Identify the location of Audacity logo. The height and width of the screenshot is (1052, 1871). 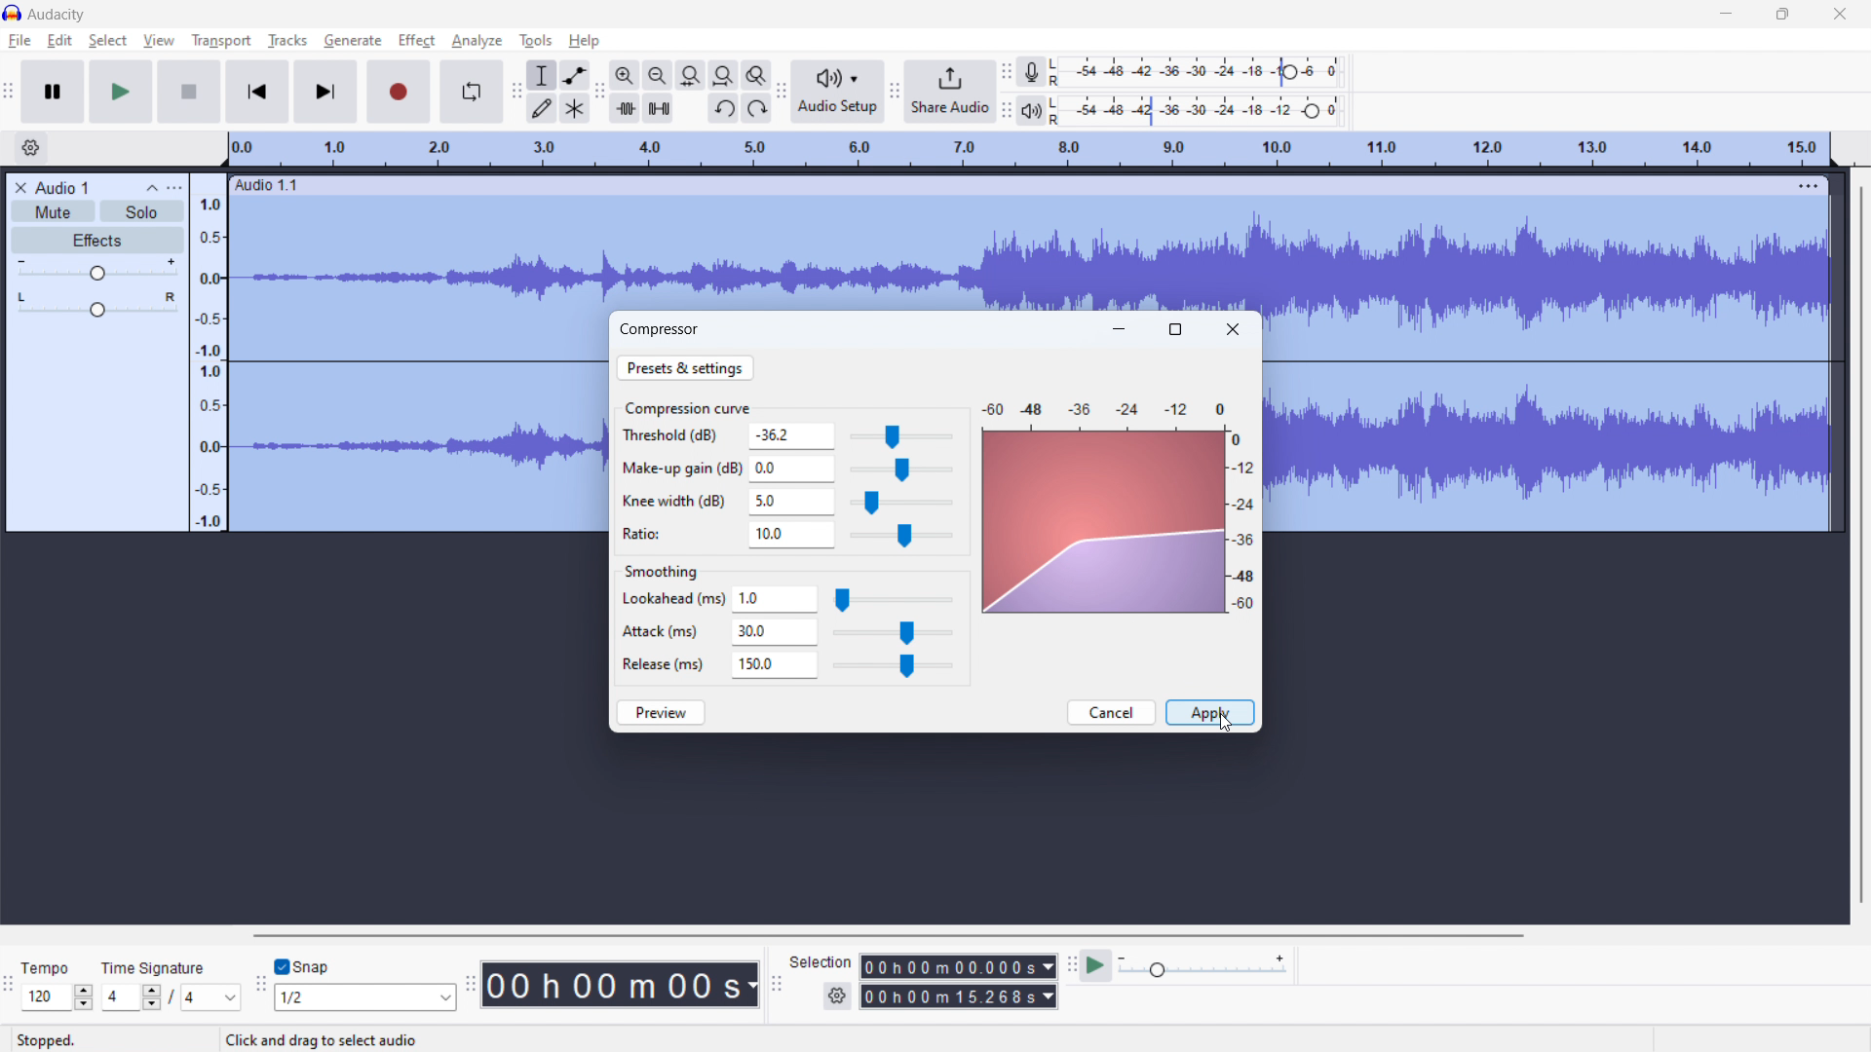
(13, 13).